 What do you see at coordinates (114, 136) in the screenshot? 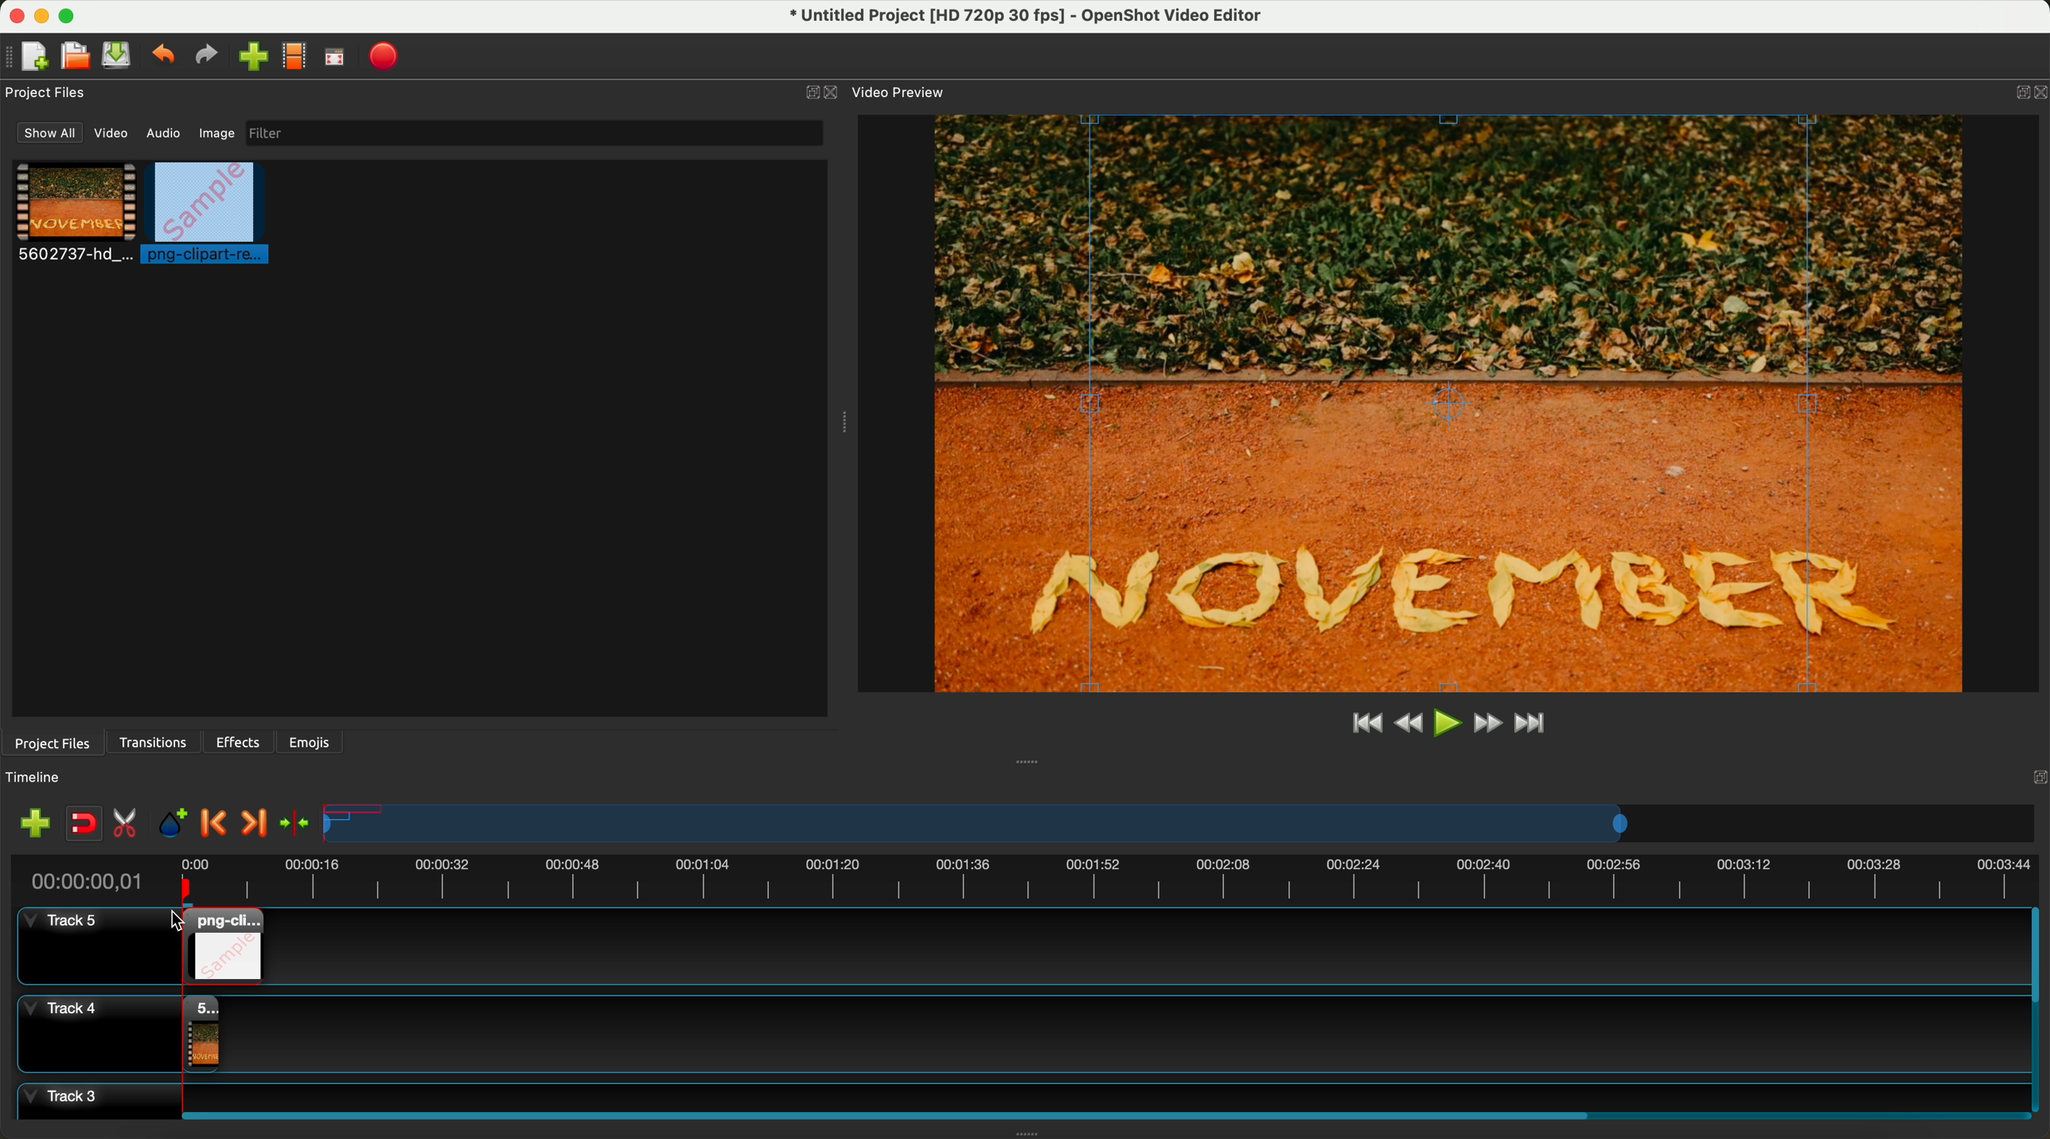
I see `video` at bounding box center [114, 136].